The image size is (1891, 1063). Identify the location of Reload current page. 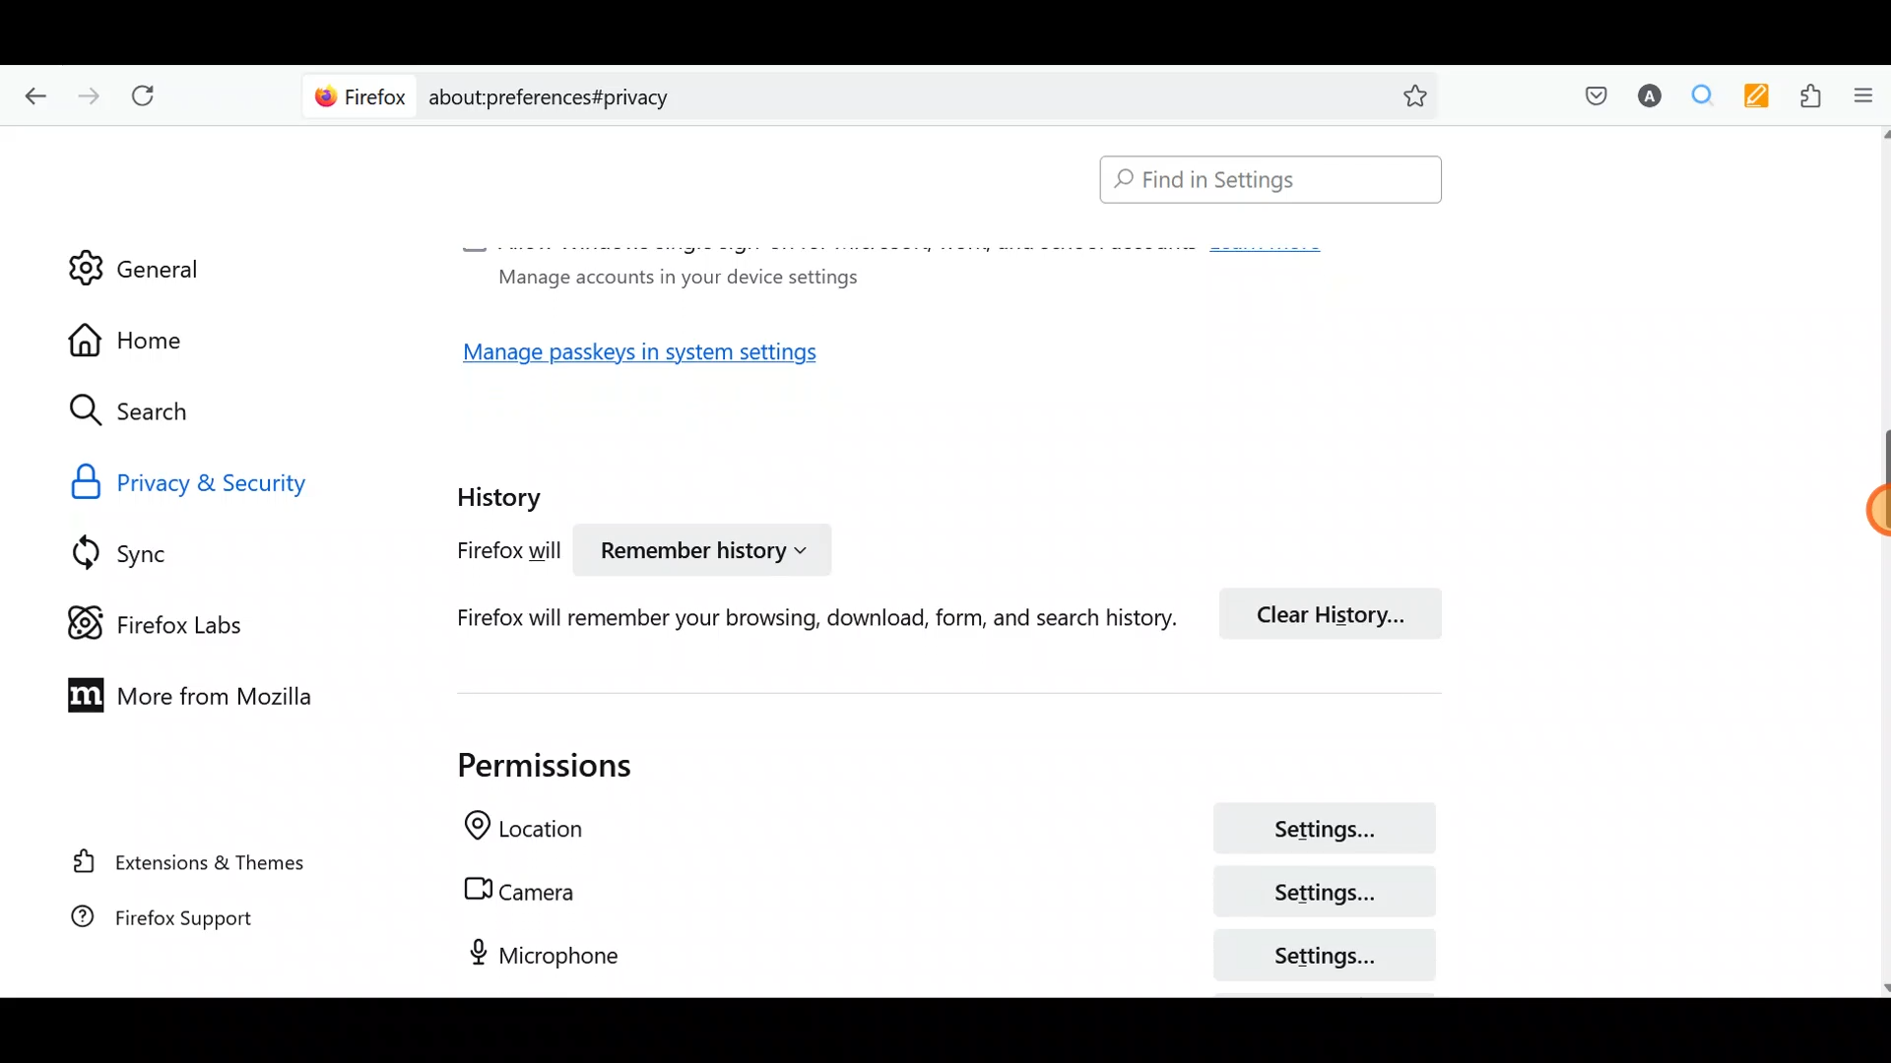
(150, 96).